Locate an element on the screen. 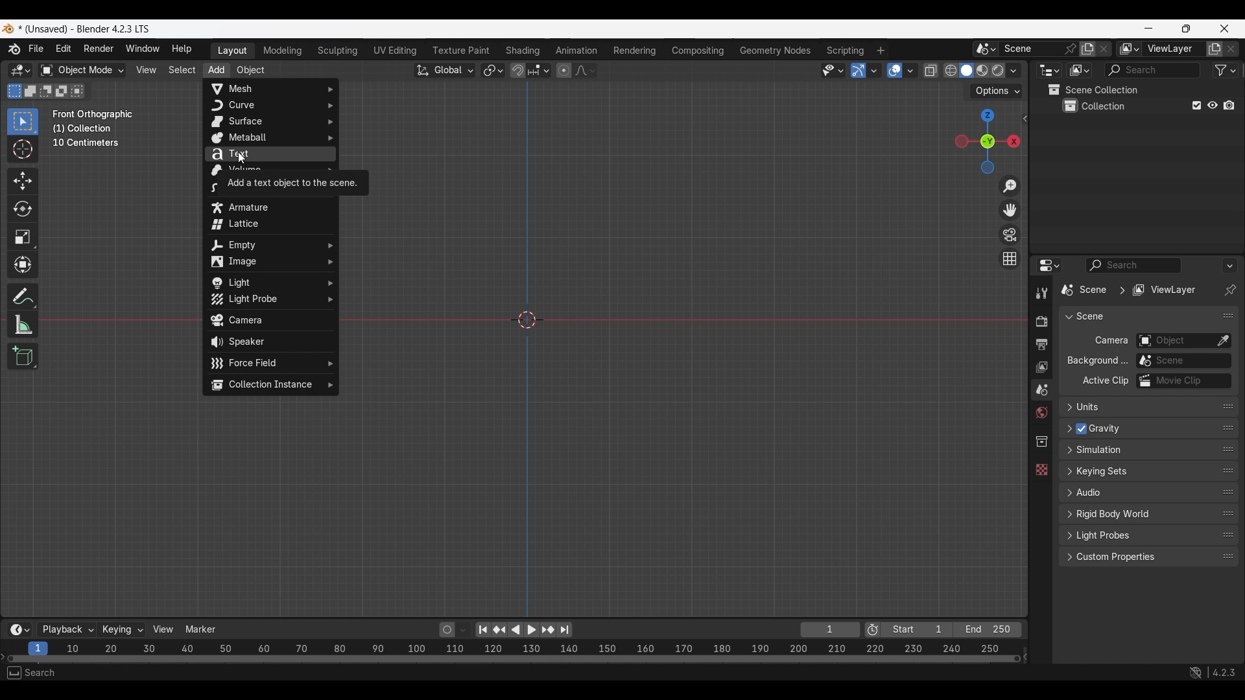  Keying is located at coordinates (121, 629).